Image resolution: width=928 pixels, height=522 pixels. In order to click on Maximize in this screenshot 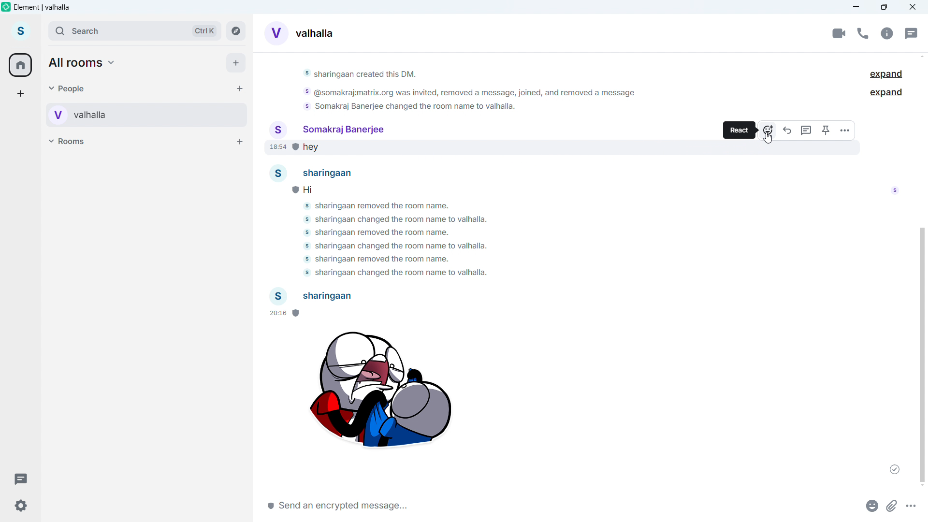, I will do `click(884, 7)`.